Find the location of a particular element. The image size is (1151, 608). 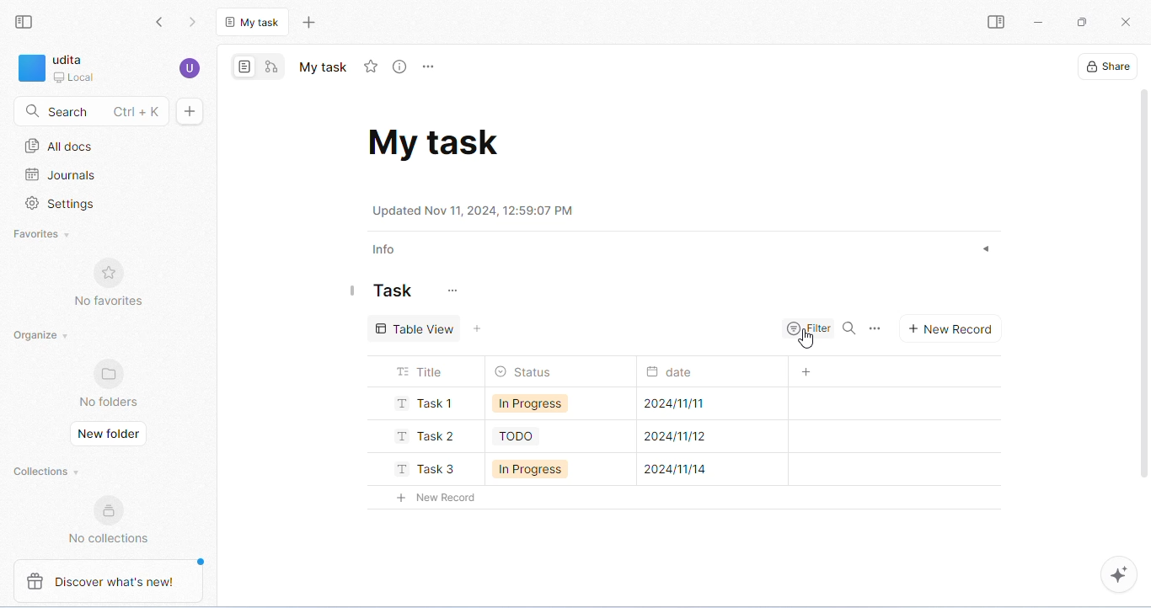

edgeless mode is located at coordinates (270, 67).